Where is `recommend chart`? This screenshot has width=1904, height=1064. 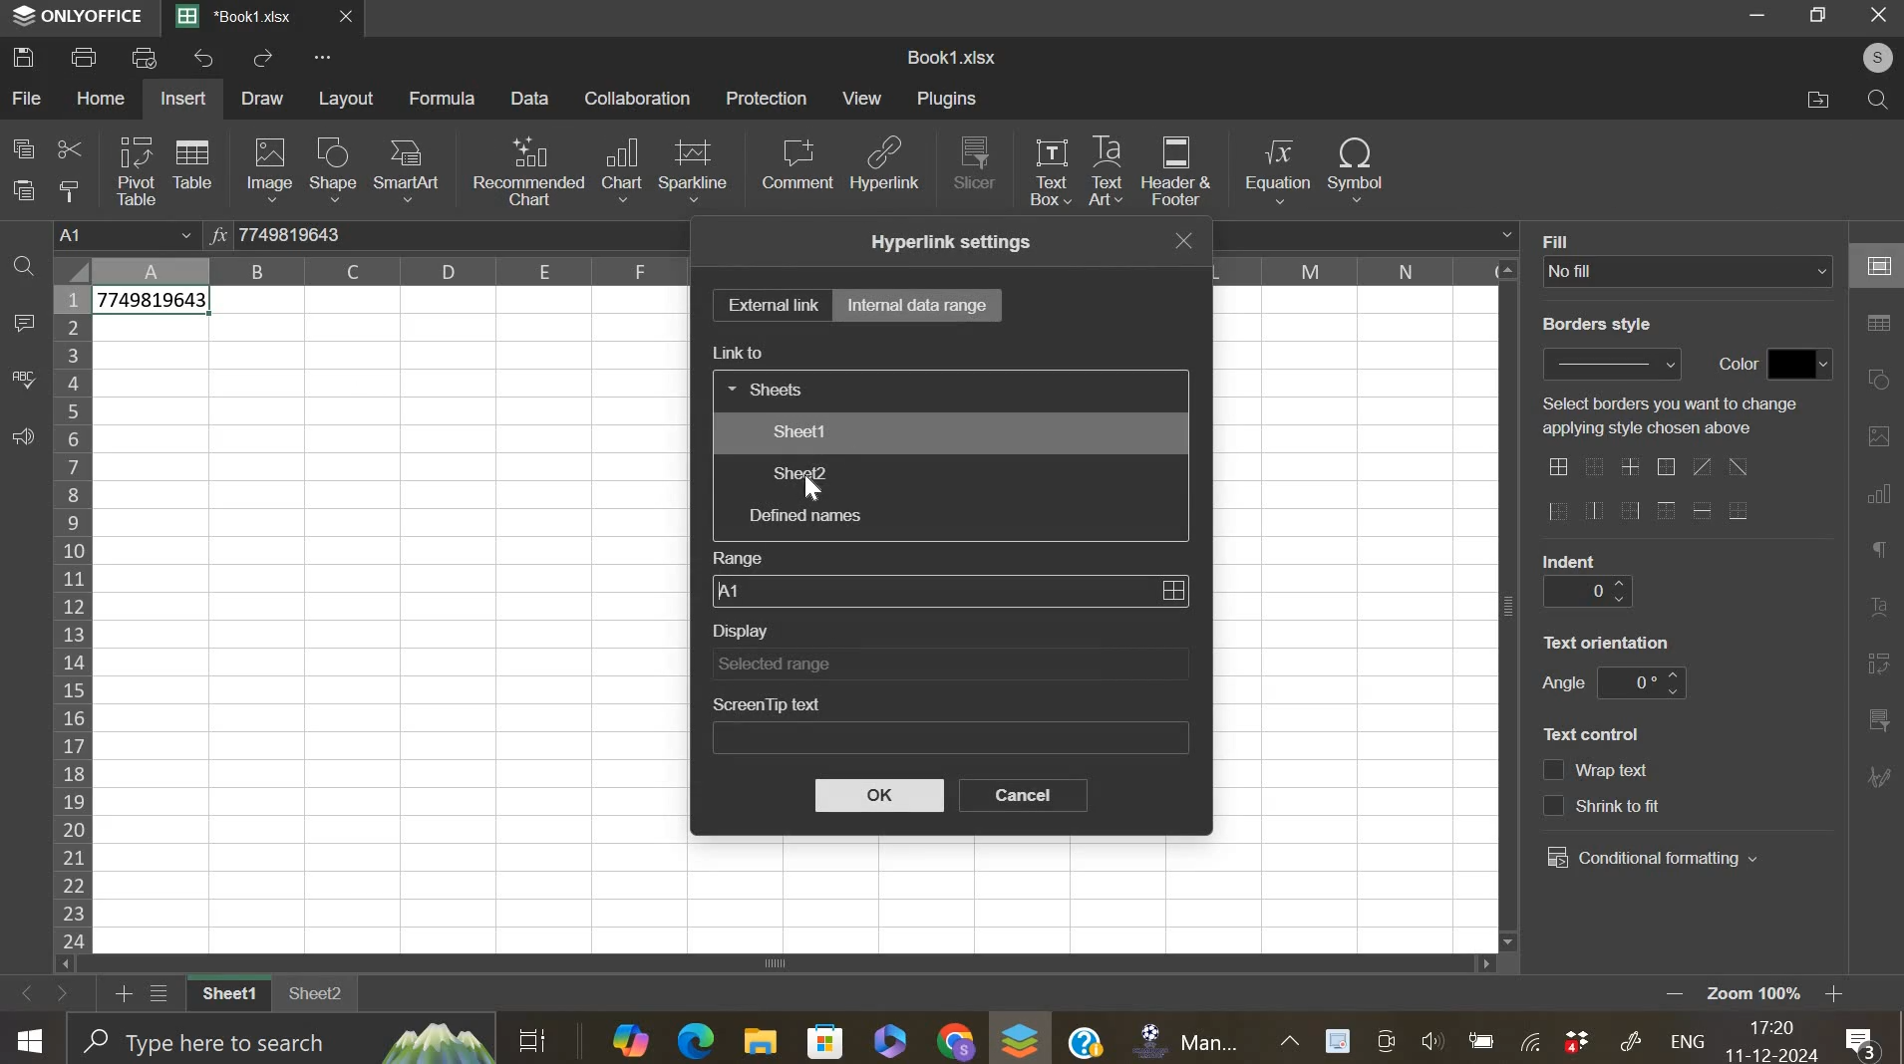 recommend chart is located at coordinates (529, 169).